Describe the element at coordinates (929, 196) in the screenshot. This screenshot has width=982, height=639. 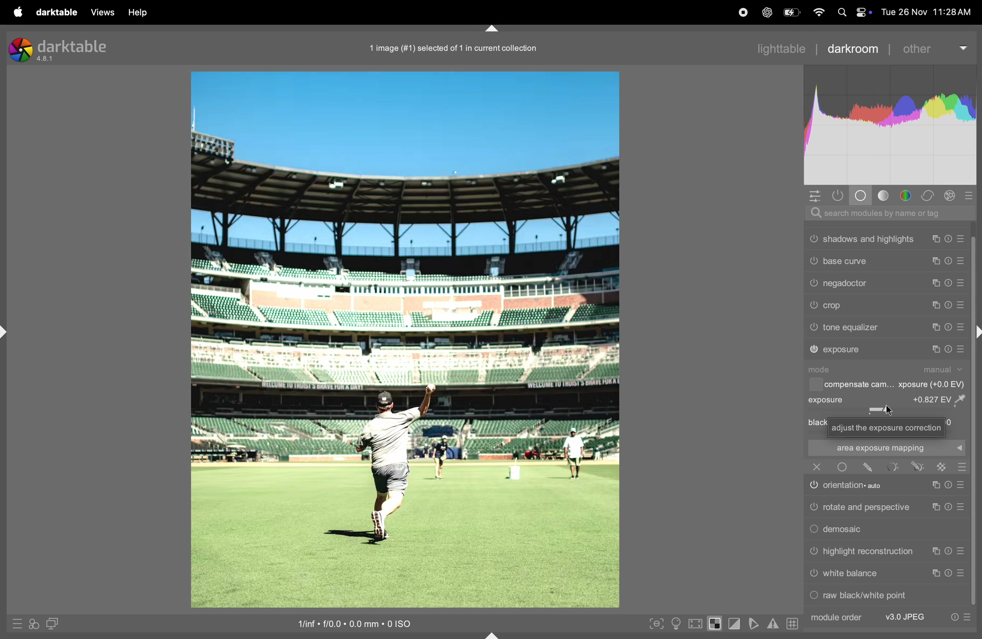
I see `correct` at that location.